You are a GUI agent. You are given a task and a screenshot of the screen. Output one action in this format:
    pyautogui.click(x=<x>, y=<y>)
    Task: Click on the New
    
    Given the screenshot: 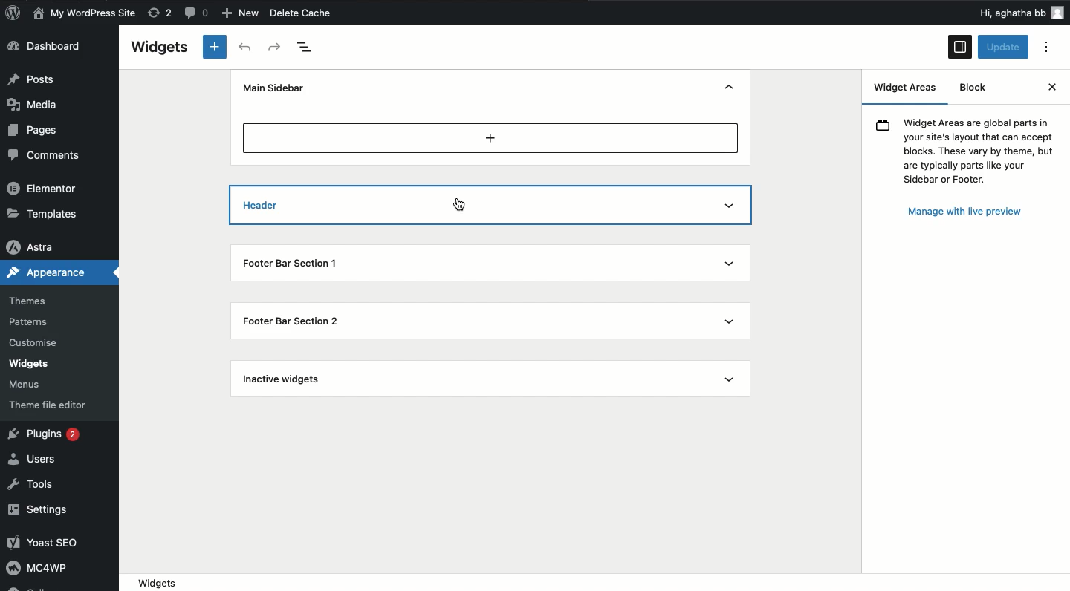 What is the action you would take?
    pyautogui.click(x=242, y=13)
    